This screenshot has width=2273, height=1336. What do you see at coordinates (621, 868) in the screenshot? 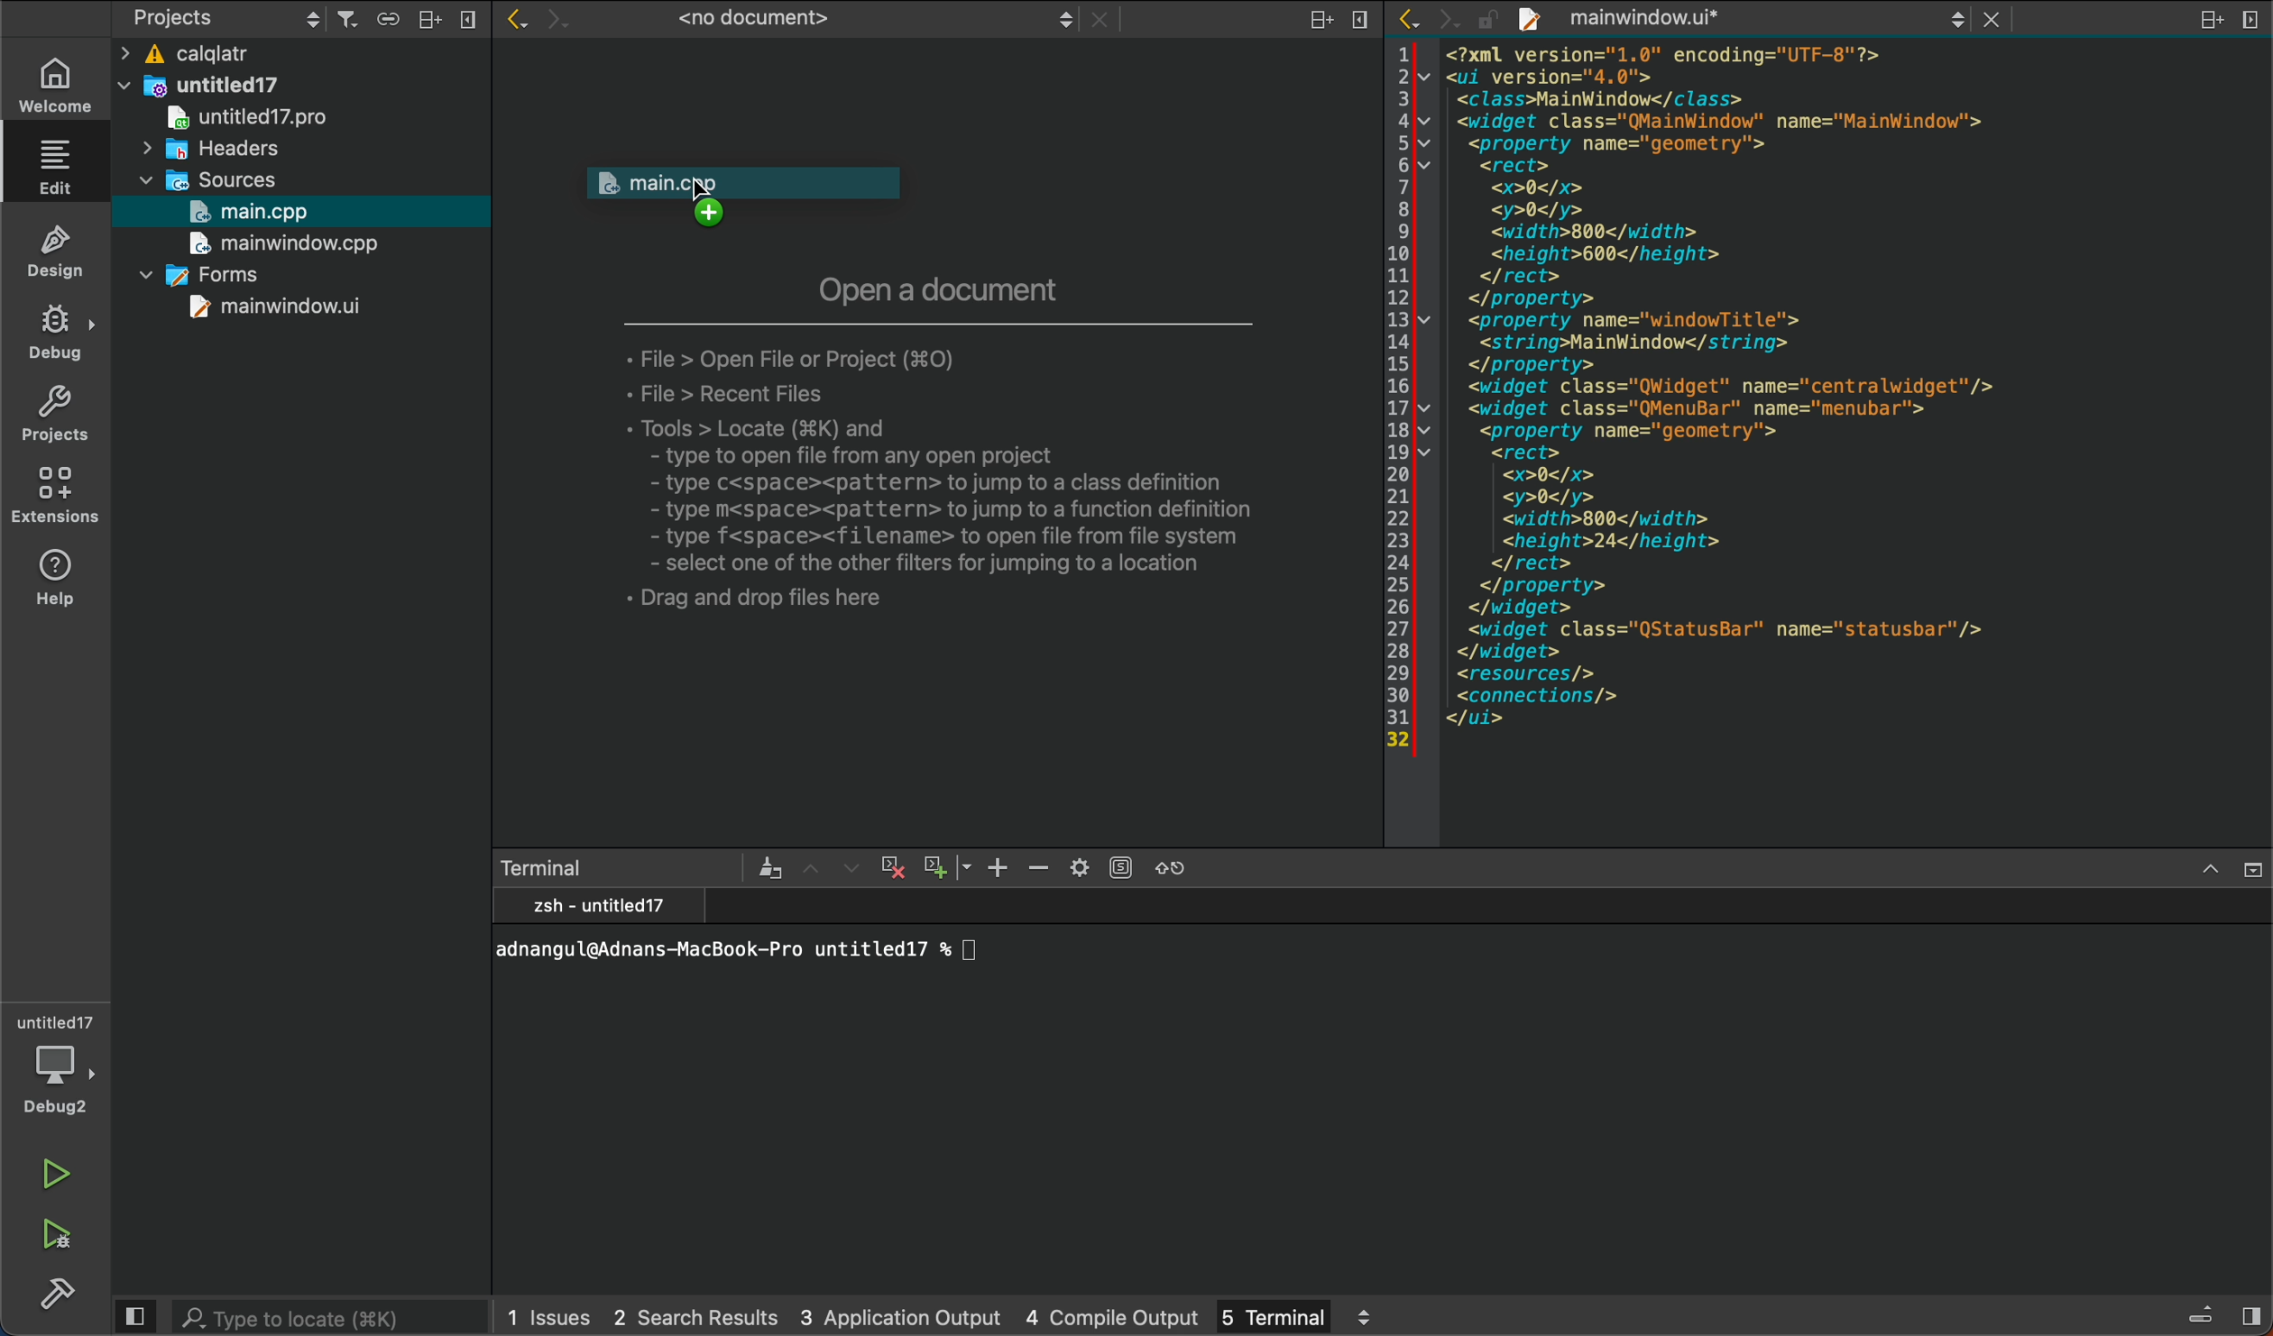
I see `terminal` at bounding box center [621, 868].